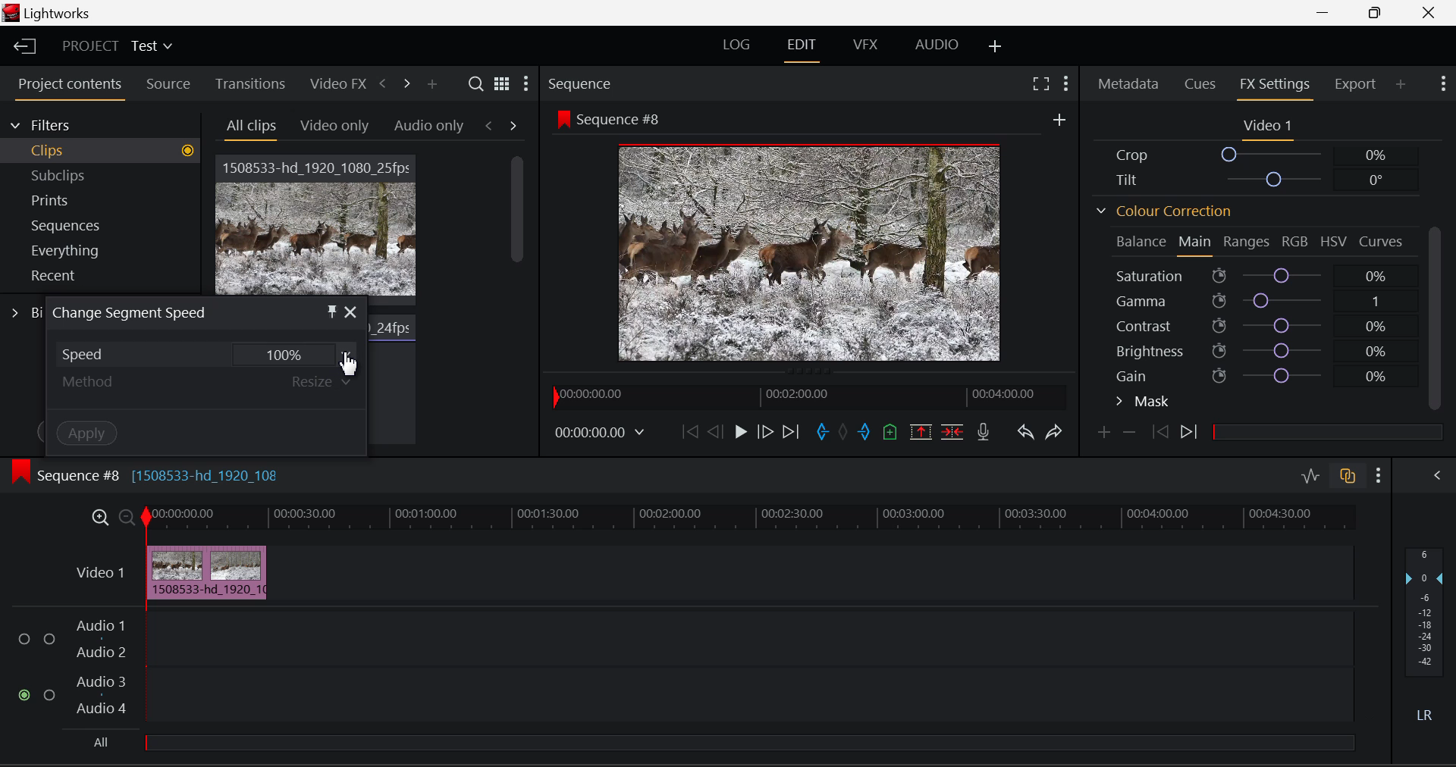  Describe the element at coordinates (805, 48) in the screenshot. I see `EDIT` at that location.